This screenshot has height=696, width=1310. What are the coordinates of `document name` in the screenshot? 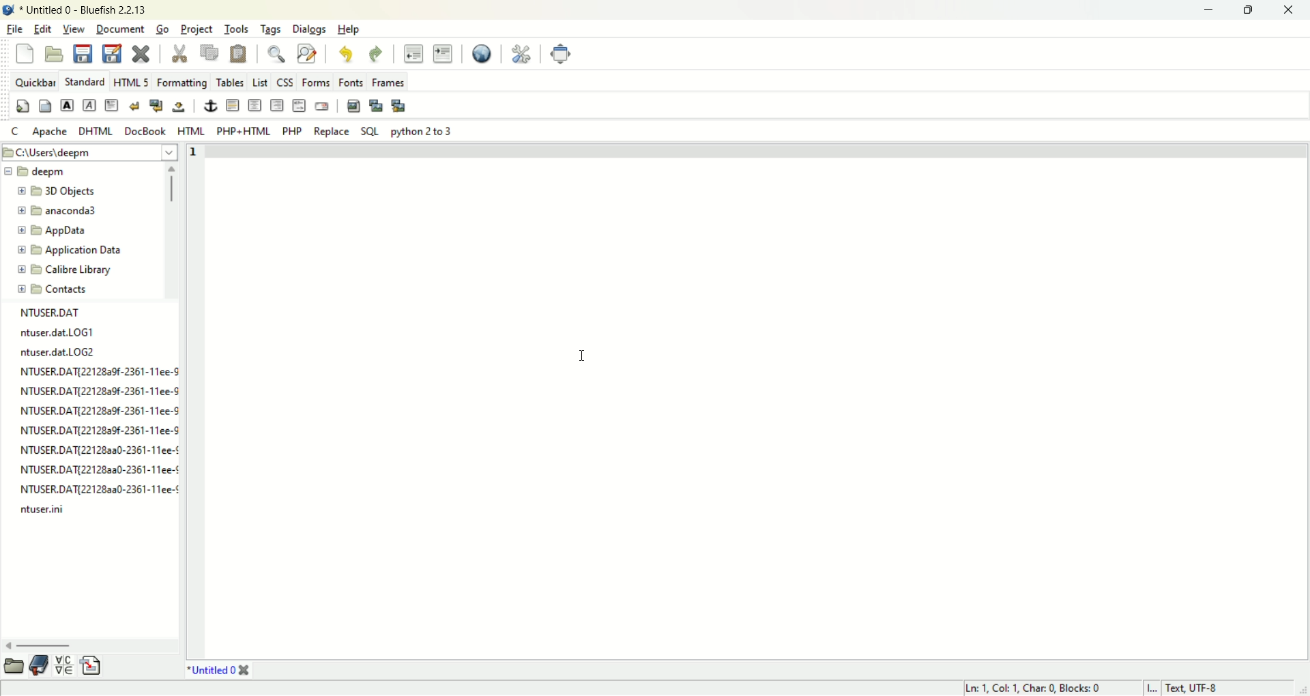 It's located at (104, 10).